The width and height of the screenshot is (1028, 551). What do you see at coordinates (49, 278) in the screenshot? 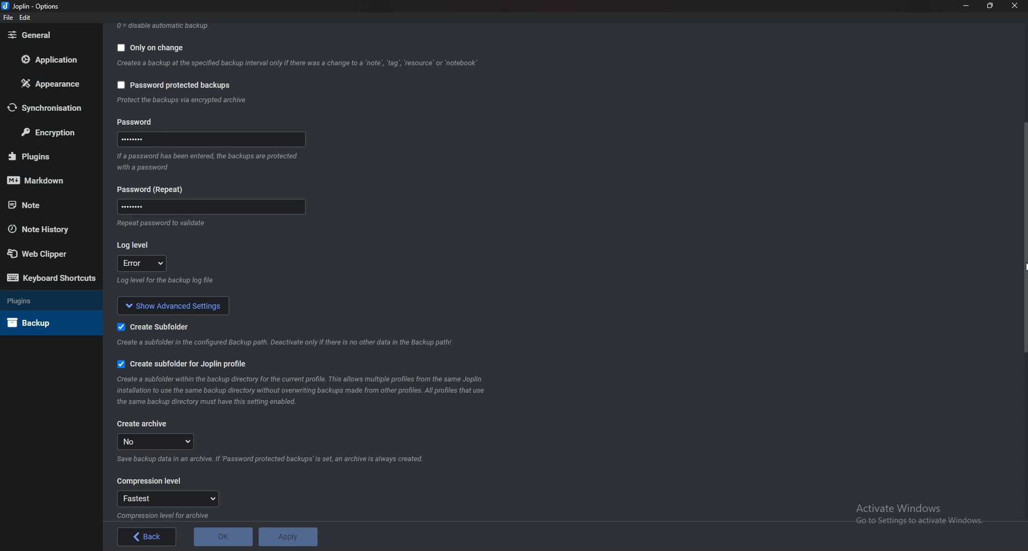
I see `Keyboard shortcuts` at bounding box center [49, 278].